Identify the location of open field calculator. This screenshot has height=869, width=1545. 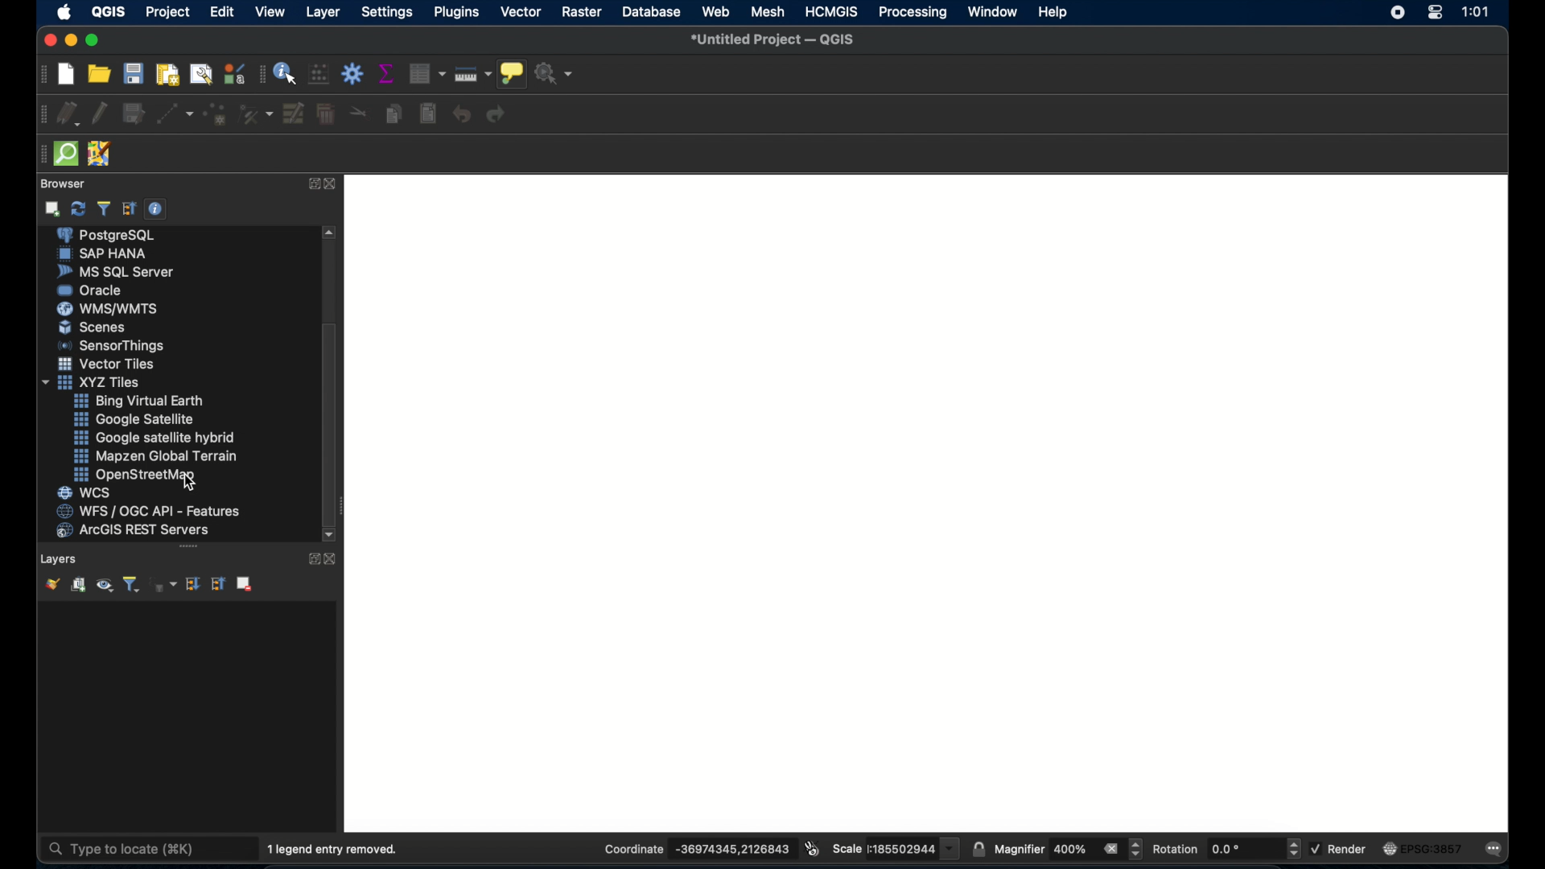
(319, 74).